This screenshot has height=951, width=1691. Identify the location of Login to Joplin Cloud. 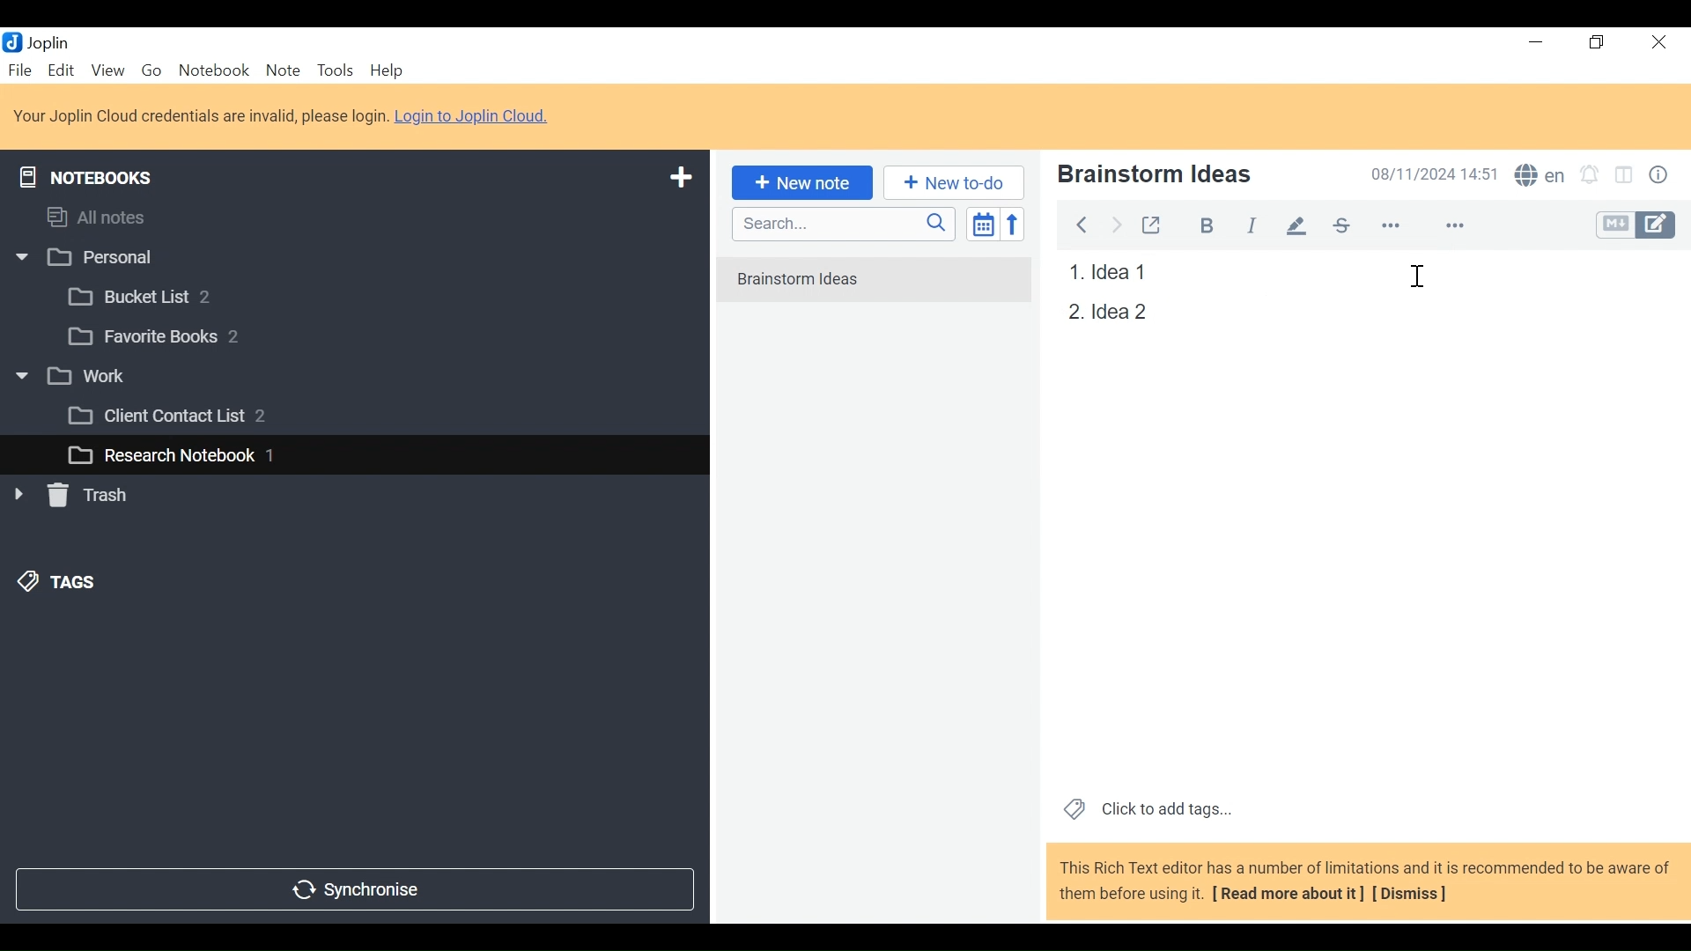
(200, 116).